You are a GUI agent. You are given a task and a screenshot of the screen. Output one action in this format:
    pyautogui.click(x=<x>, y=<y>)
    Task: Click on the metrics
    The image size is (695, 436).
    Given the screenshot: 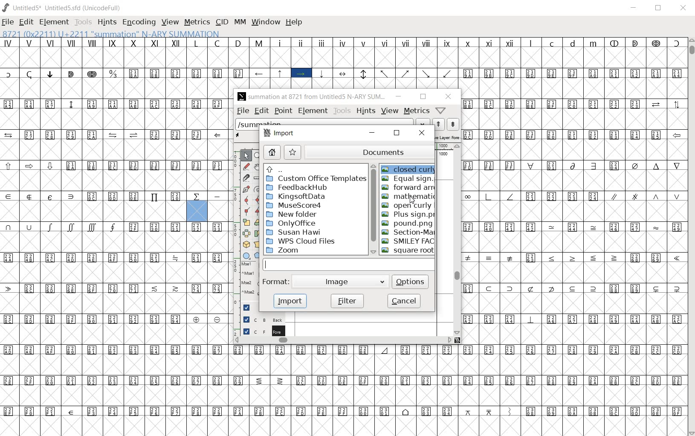 What is the action you would take?
    pyautogui.click(x=415, y=111)
    